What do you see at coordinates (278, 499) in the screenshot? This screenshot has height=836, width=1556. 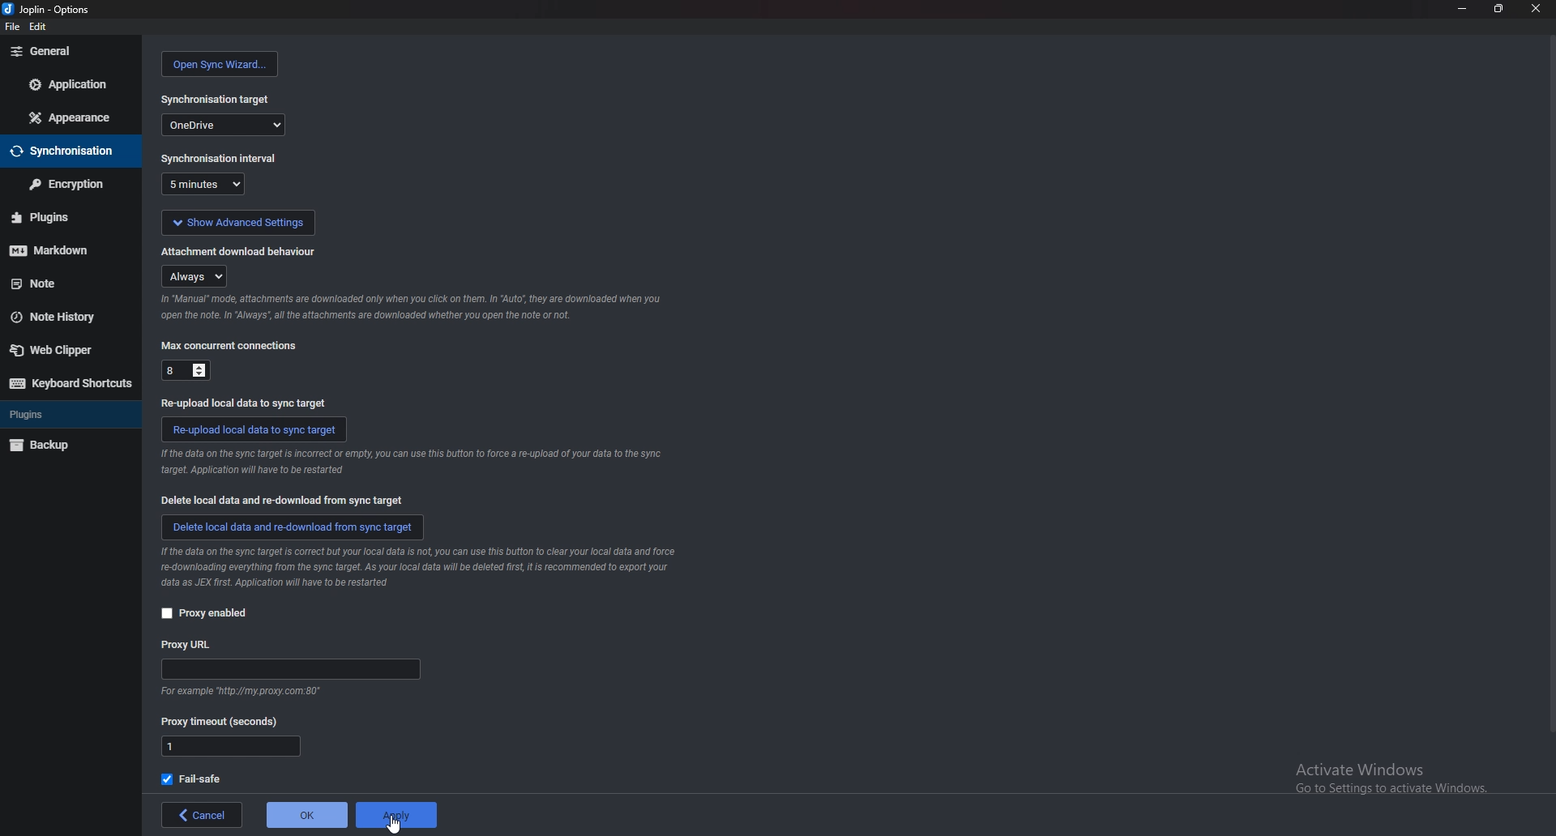 I see `delete local data` at bounding box center [278, 499].